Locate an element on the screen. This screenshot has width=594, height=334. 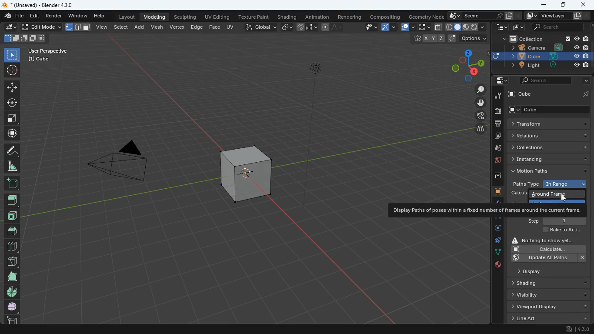
face is located at coordinates (215, 27).